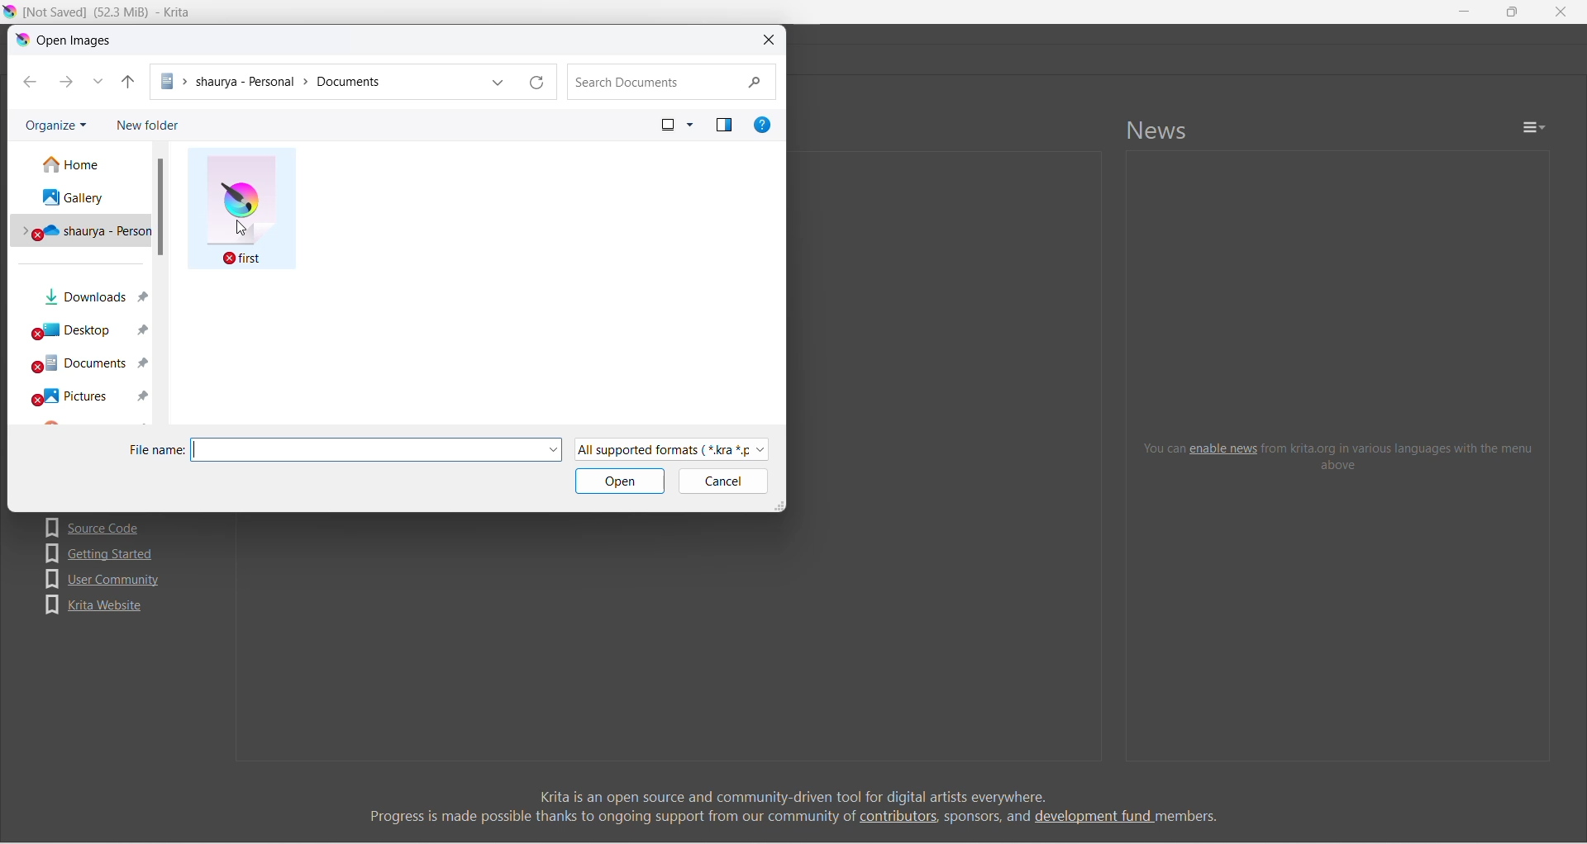 The width and height of the screenshot is (1587, 844). Describe the element at coordinates (147, 124) in the screenshot. I see `new folder` at that location.